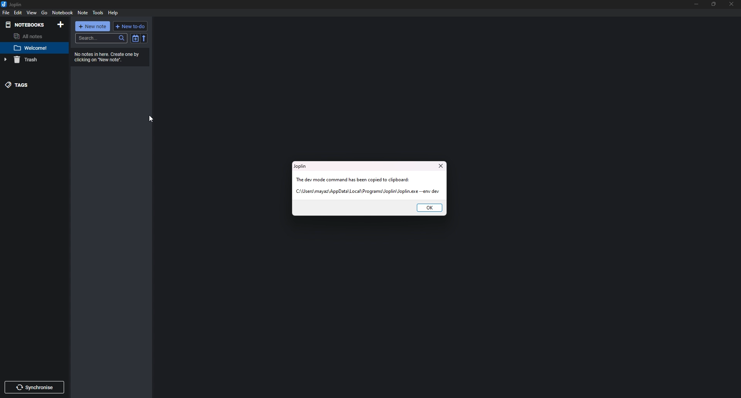  Describe the element at coordinates (32, 13) in the screenshot. I see `view` at that location.